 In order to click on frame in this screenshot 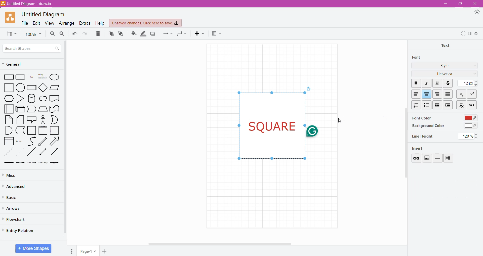, I will do `click(43, 130)`.